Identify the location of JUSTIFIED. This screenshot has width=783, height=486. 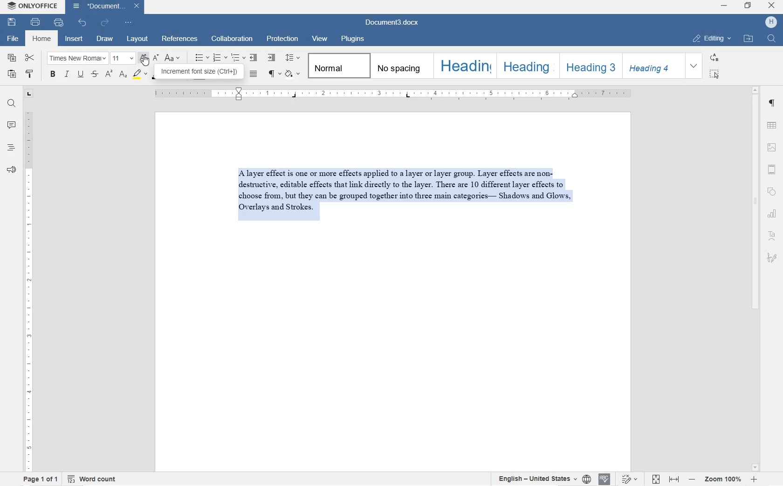
(254, 74).